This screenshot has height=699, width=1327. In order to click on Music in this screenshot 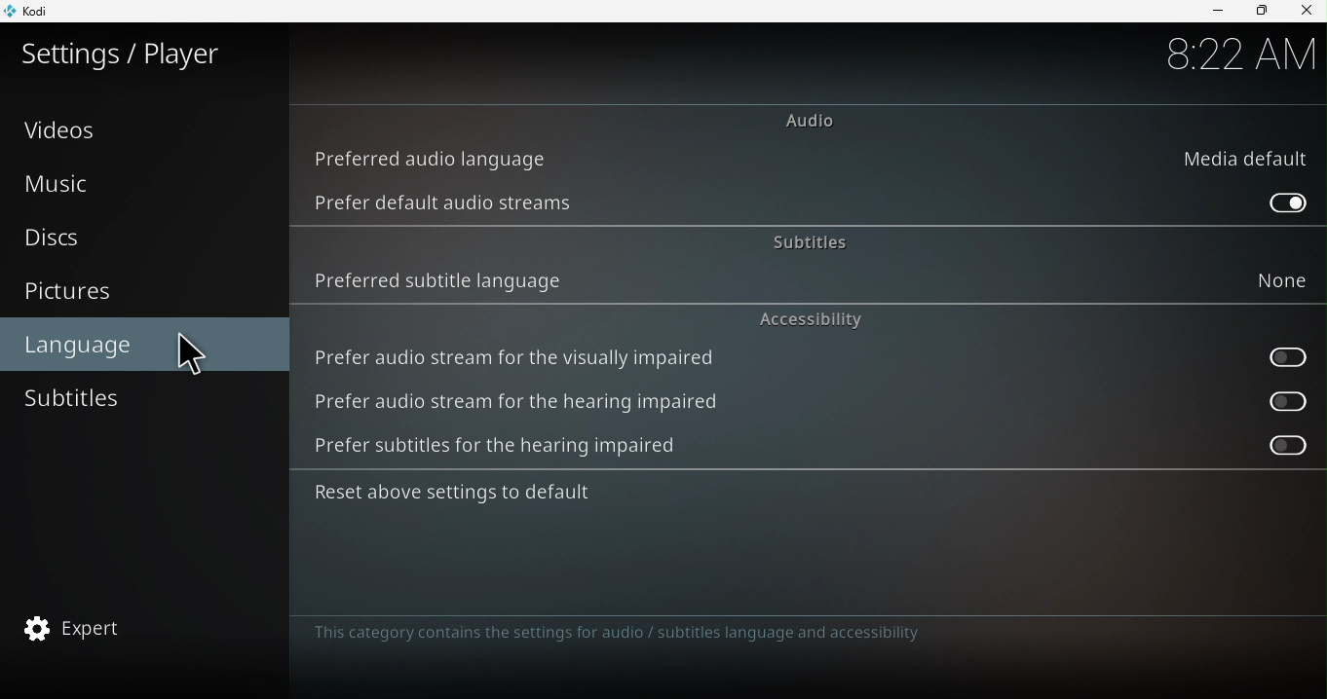, I will do `click(142, 183)`.